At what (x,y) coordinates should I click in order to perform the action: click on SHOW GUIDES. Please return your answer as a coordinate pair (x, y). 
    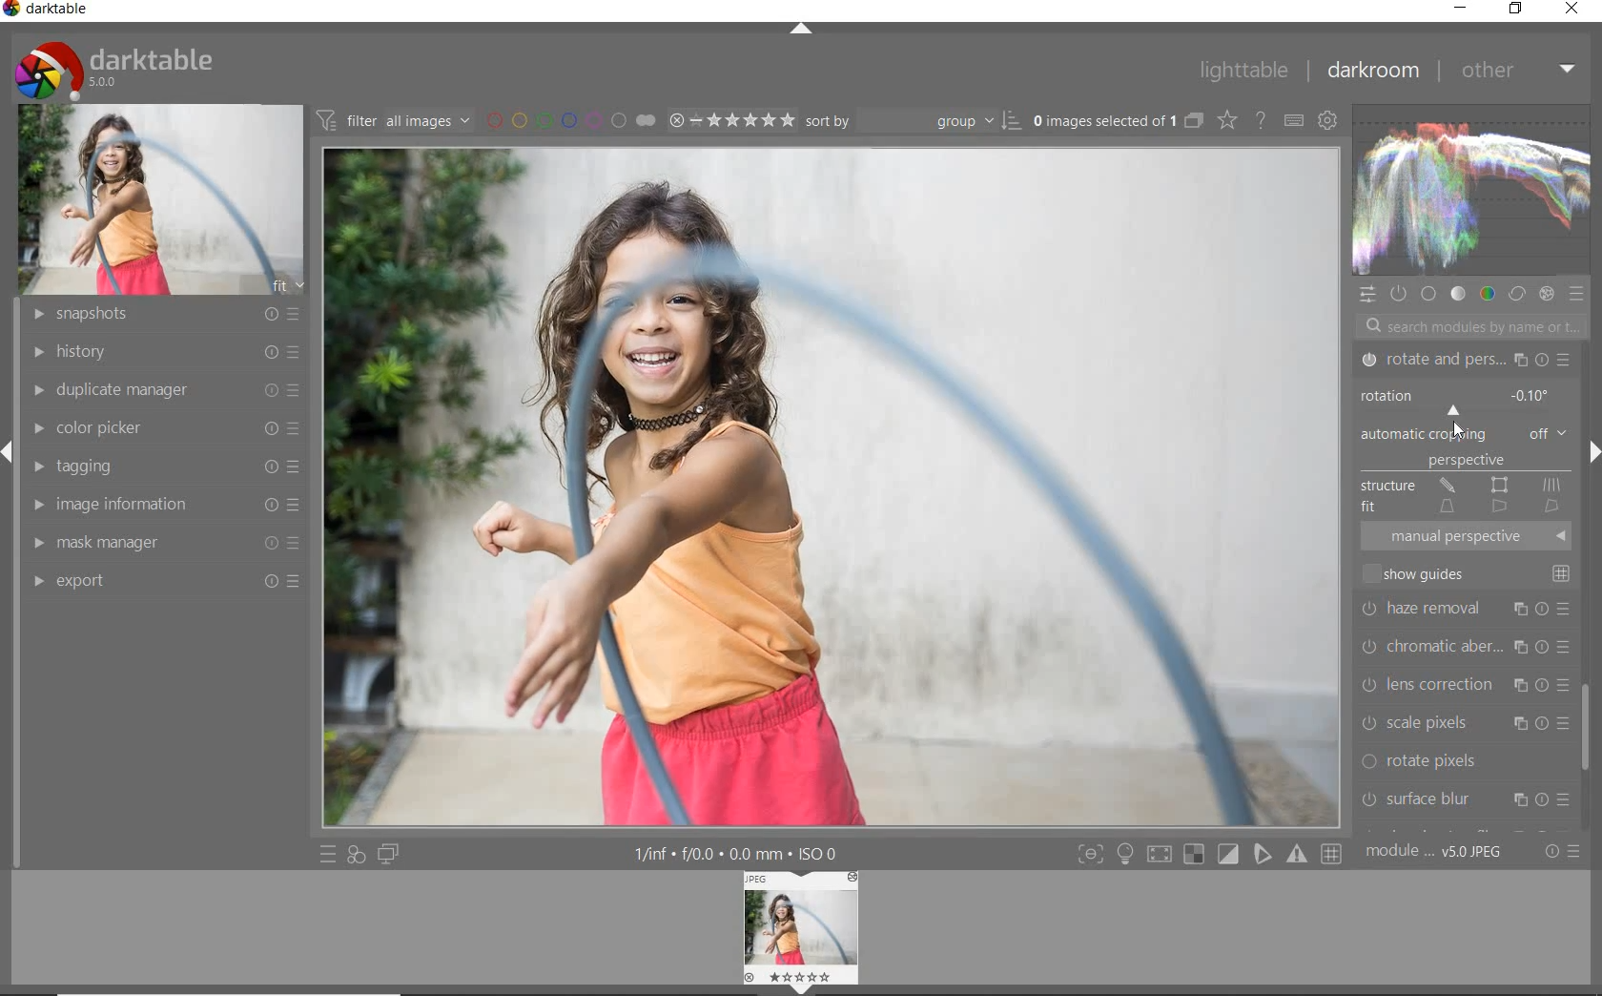
    Looking at the image, I should click on (1470, 573).